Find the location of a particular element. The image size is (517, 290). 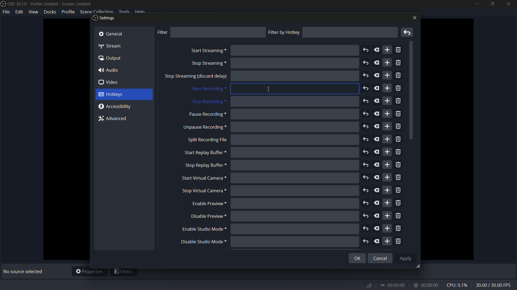

remove is located at coordinates (398, 127).